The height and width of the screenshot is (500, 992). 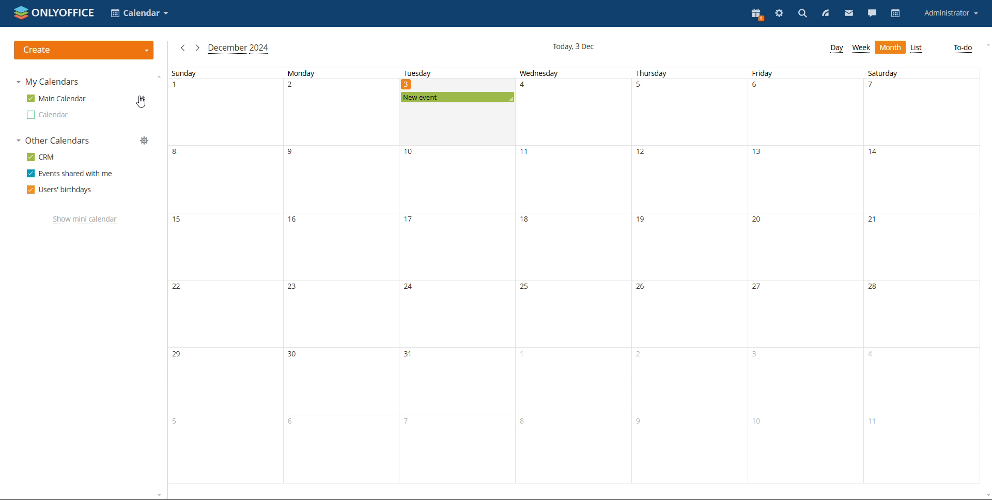 What do you see at coordinates (688, 450) in the screenshot?
I see `fsyr` at bounding box center [688, 450].